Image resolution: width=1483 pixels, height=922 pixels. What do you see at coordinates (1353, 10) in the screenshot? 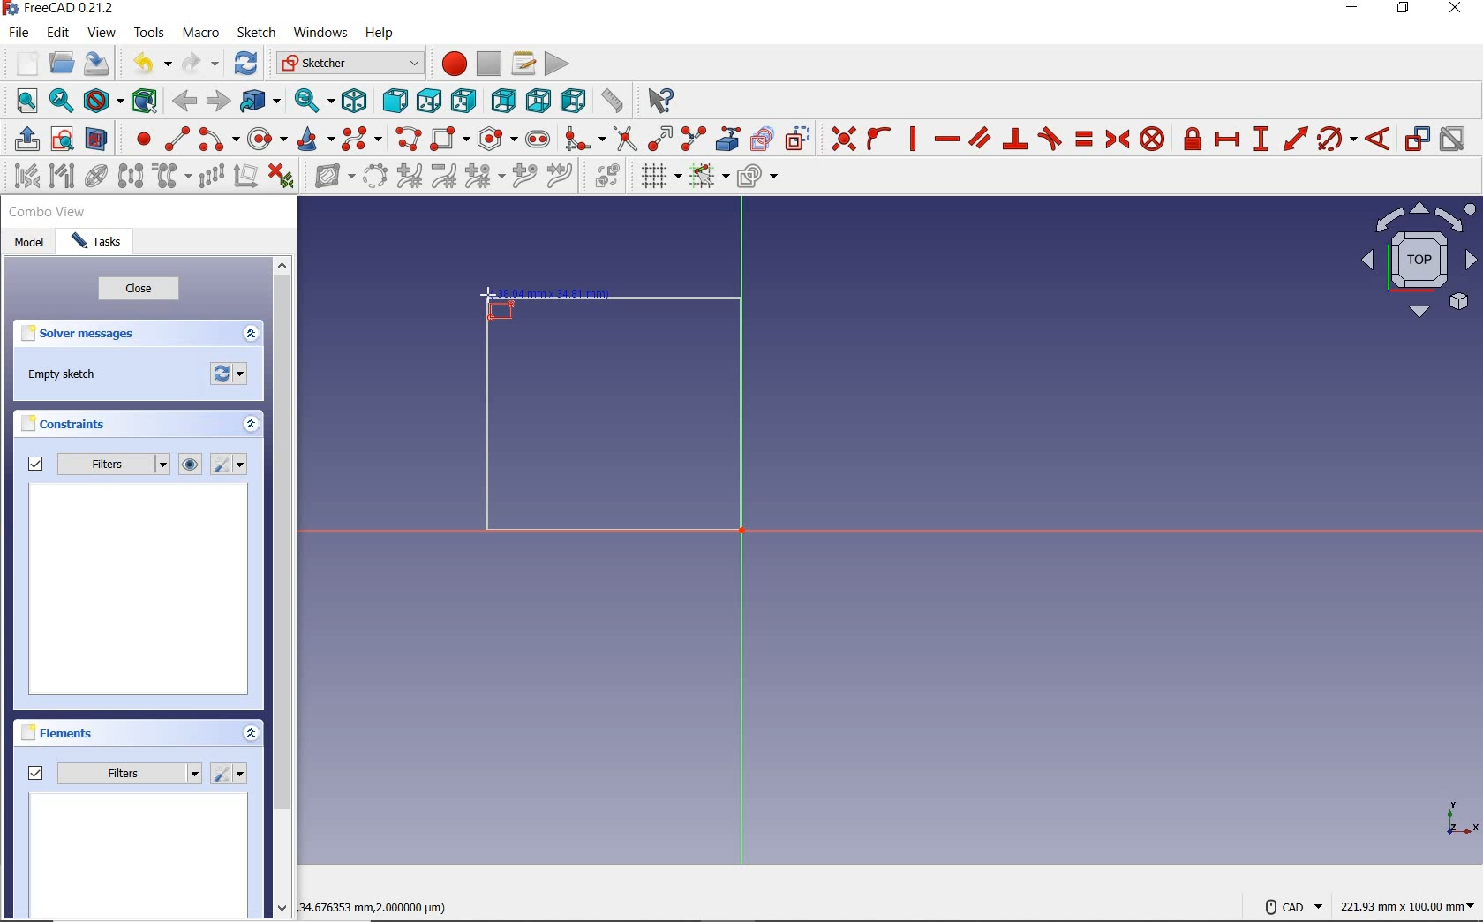
I see `minimize` at bounding box center [1353, 10].